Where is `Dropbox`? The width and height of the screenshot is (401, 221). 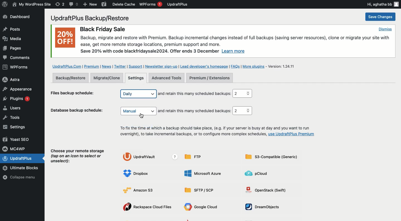
Dropbox is located at coordinates (137, 174).